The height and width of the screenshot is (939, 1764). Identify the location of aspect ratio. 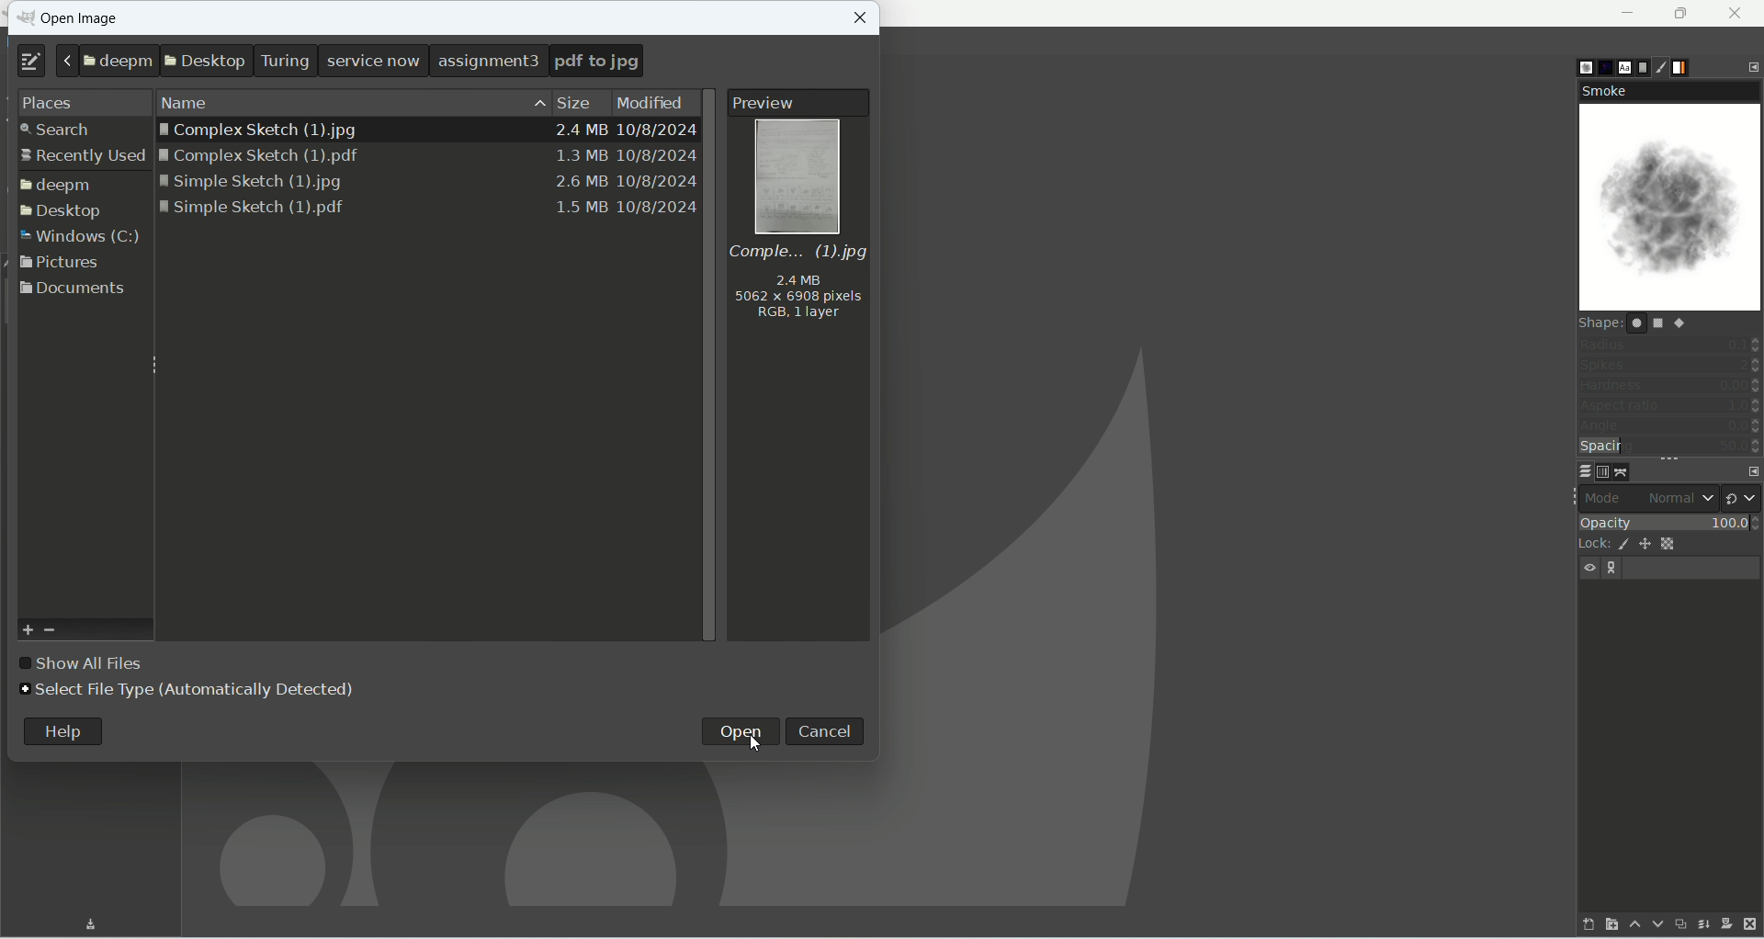
(1671, 405).